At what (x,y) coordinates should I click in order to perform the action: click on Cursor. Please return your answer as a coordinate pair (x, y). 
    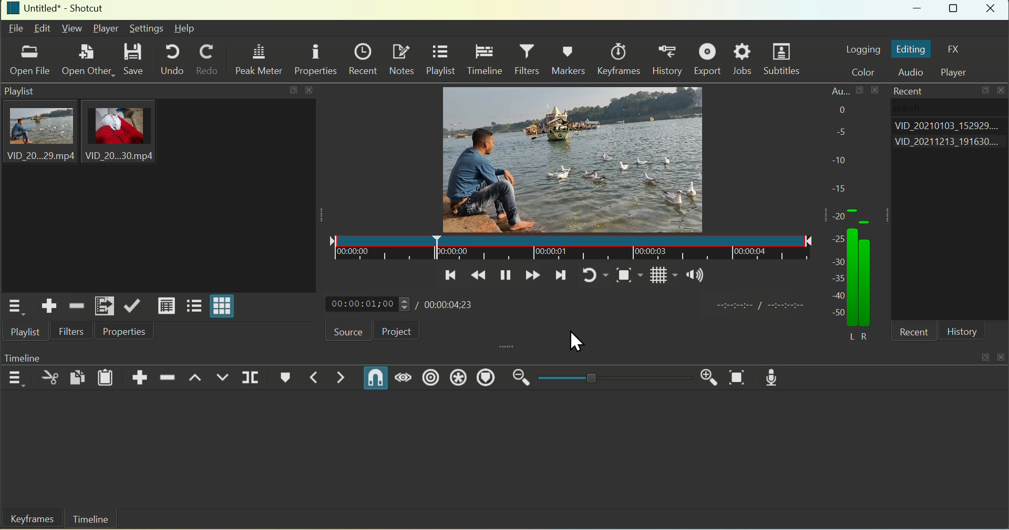
    Looking at the image, I should click on (577, 341).